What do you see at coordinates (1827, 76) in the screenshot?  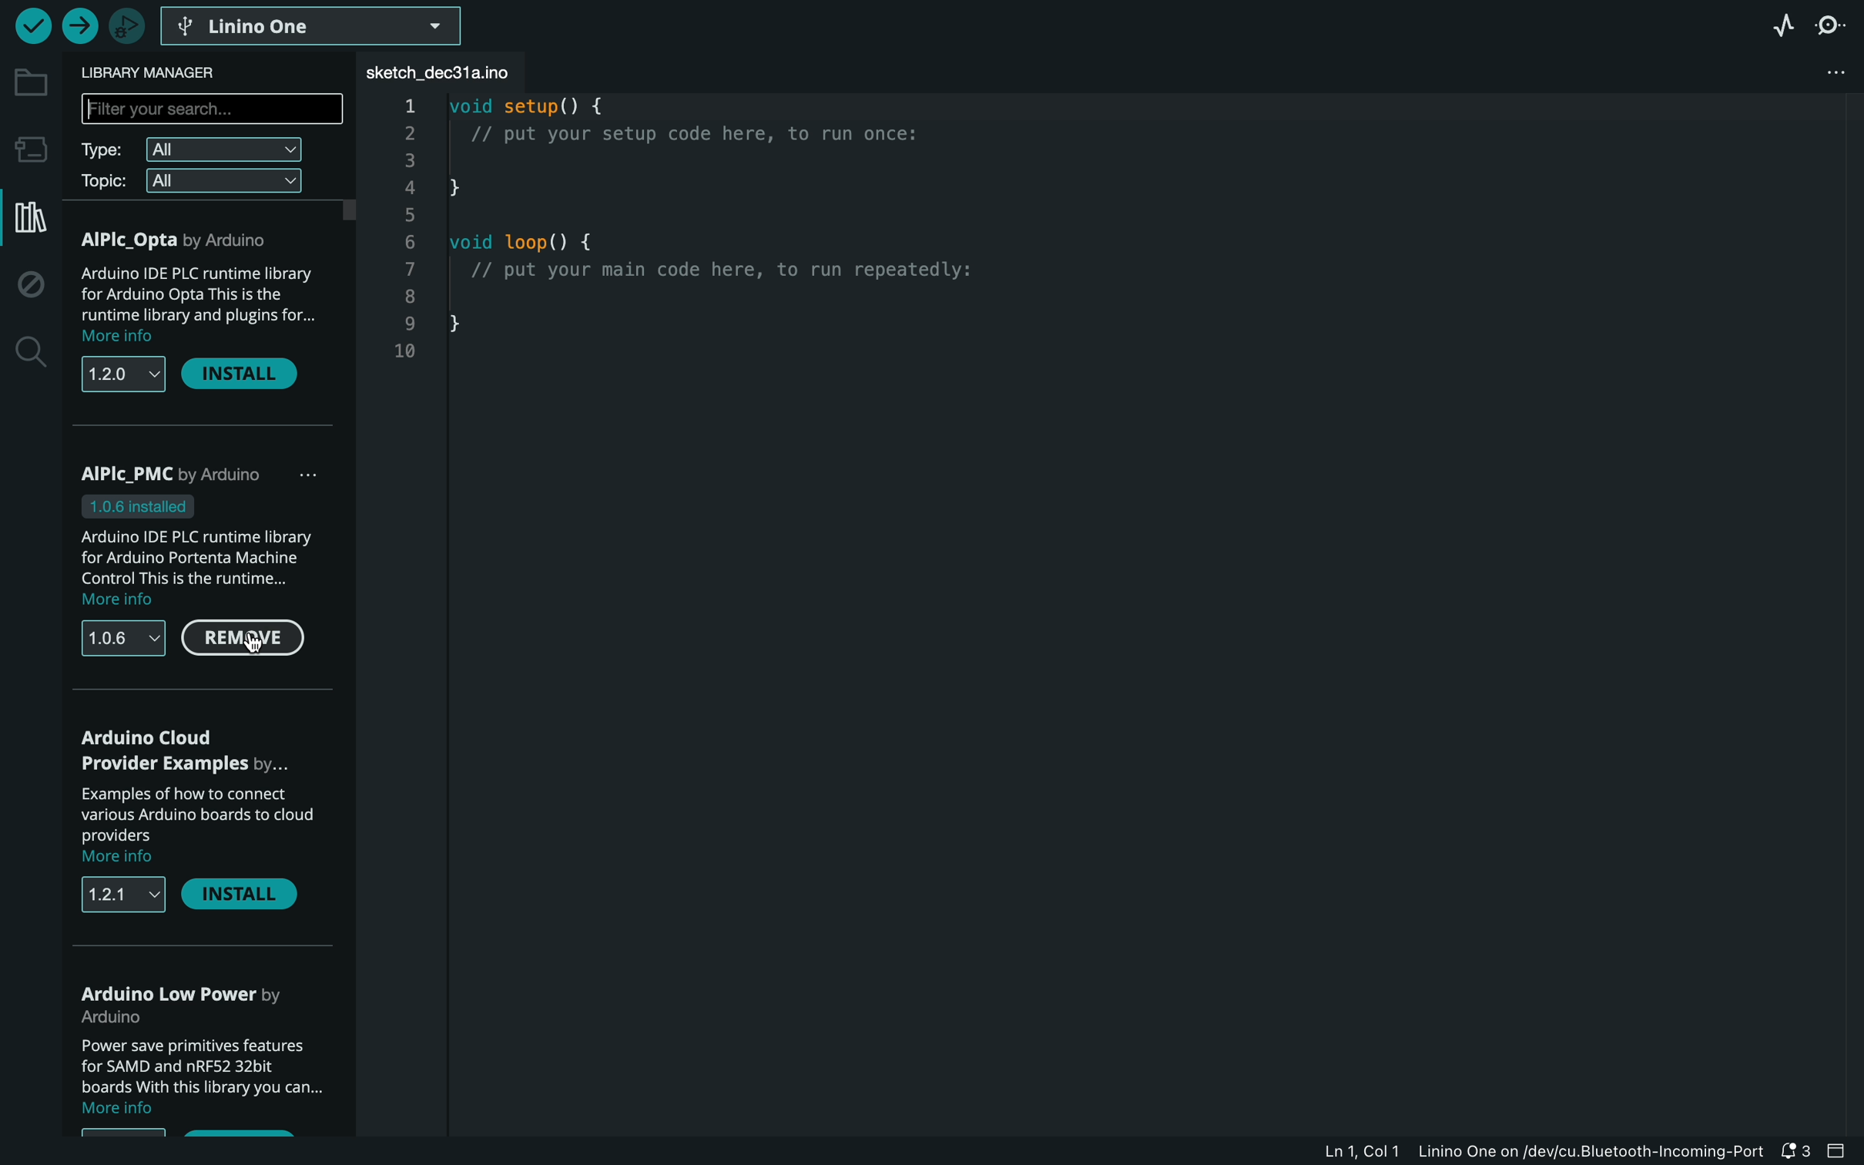 I see `file setting` at bounding box center [1827, 76].